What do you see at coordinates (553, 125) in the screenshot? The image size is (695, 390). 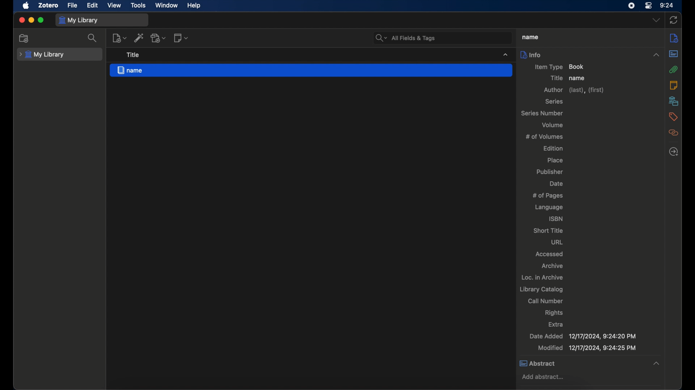 I see `volume` at bounding box center [553, 125].